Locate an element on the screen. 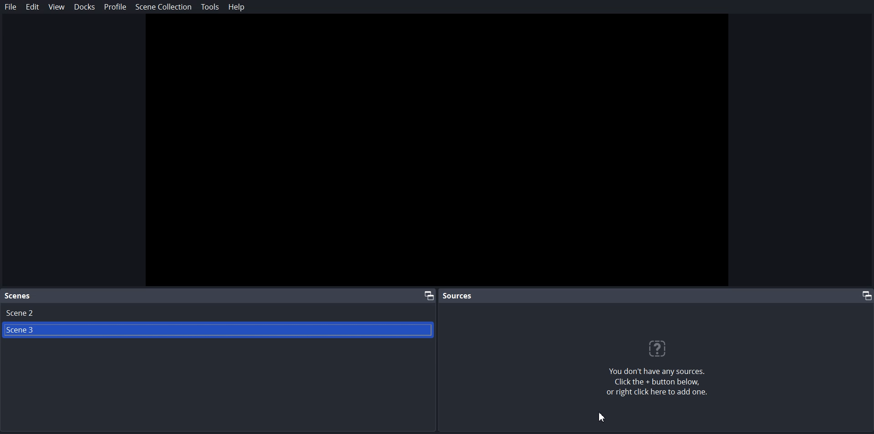  Scene is located at coordinates (18, 296).